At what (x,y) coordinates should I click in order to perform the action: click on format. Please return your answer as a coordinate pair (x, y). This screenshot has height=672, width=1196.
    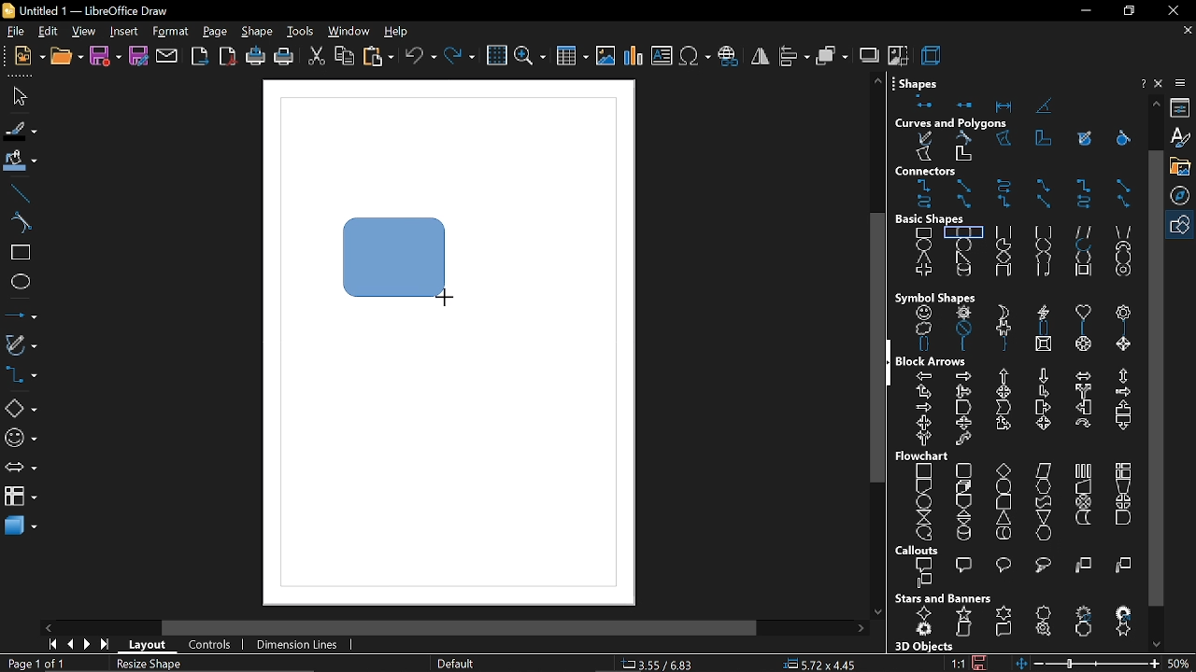
    Looking at the image, I should click on (170, 33).